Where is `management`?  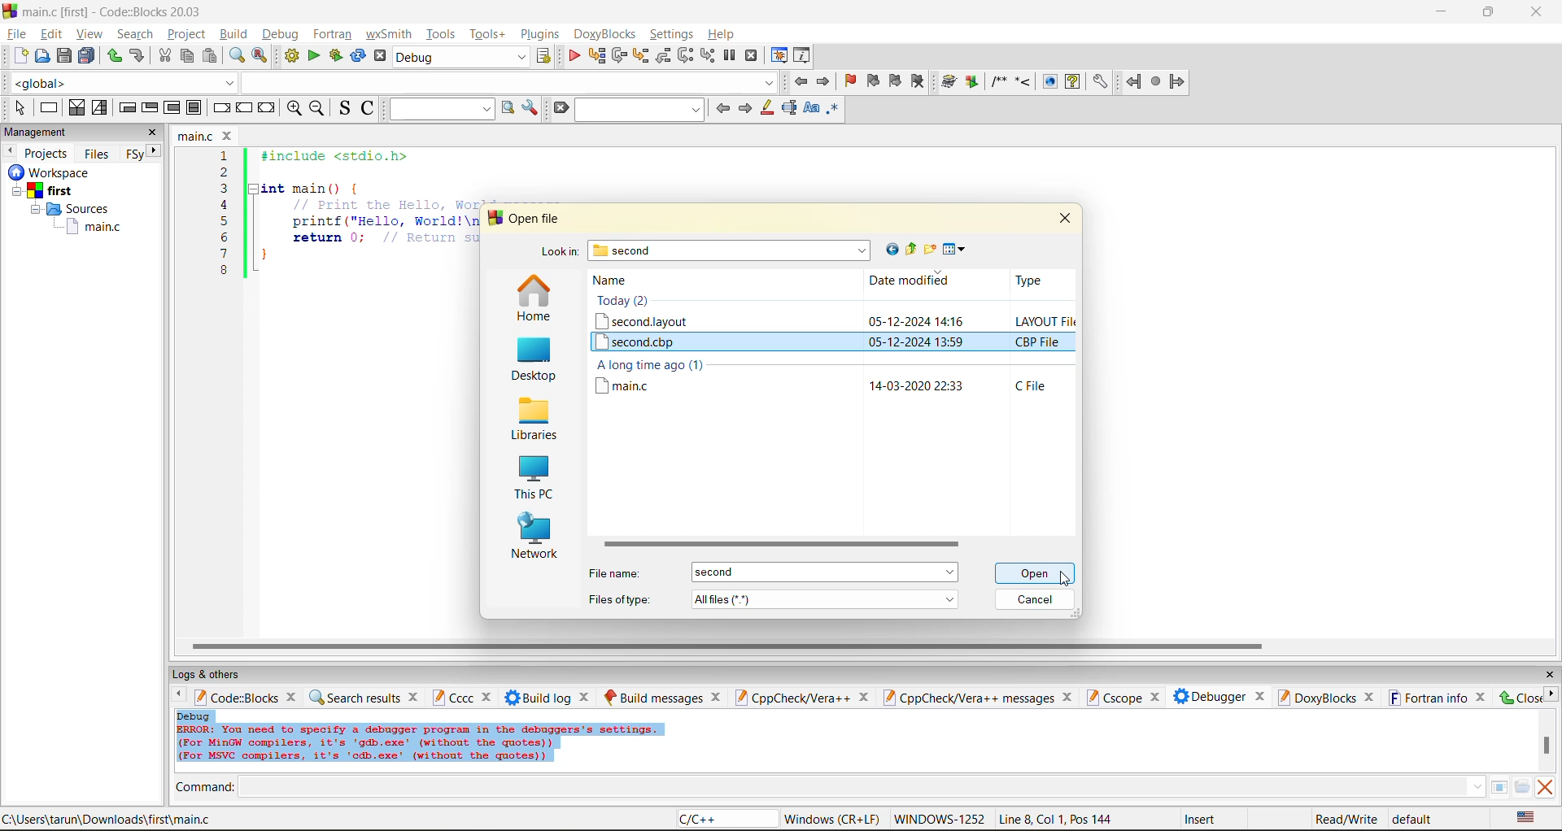
management is located at coordinates (38, 133).